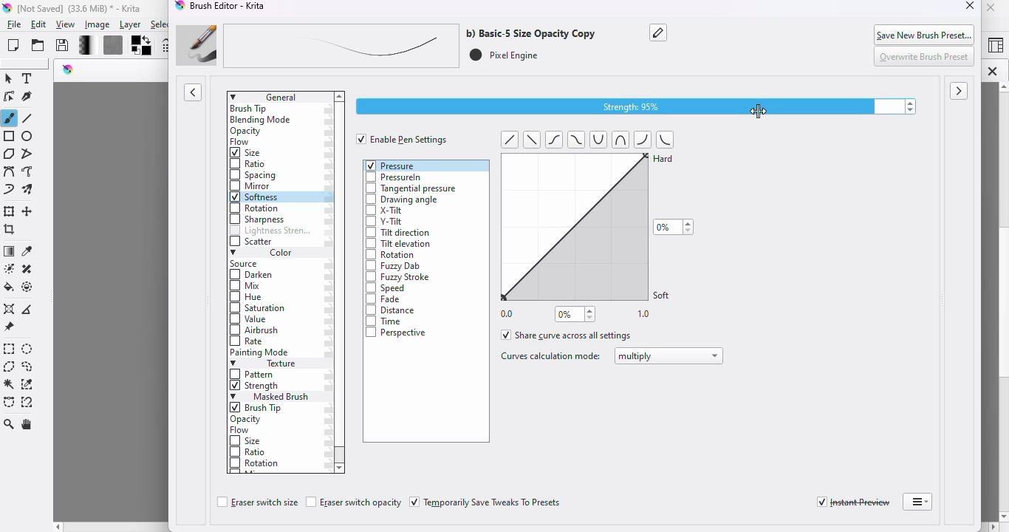  What do you see at coordinates (28, 384) in the screenshot?
I see `similar color selection tool` at bounding box center [28, 384].